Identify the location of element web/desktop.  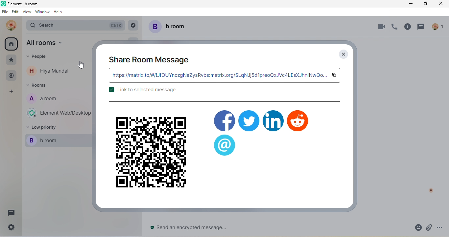
(58, 114).